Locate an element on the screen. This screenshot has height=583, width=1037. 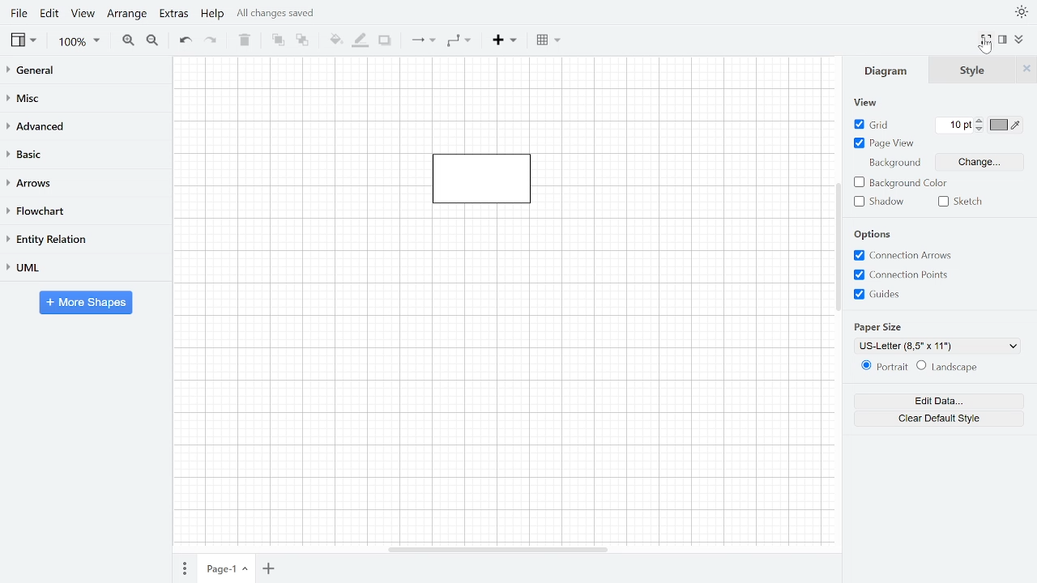
current page is located at coordinates (228, 568).